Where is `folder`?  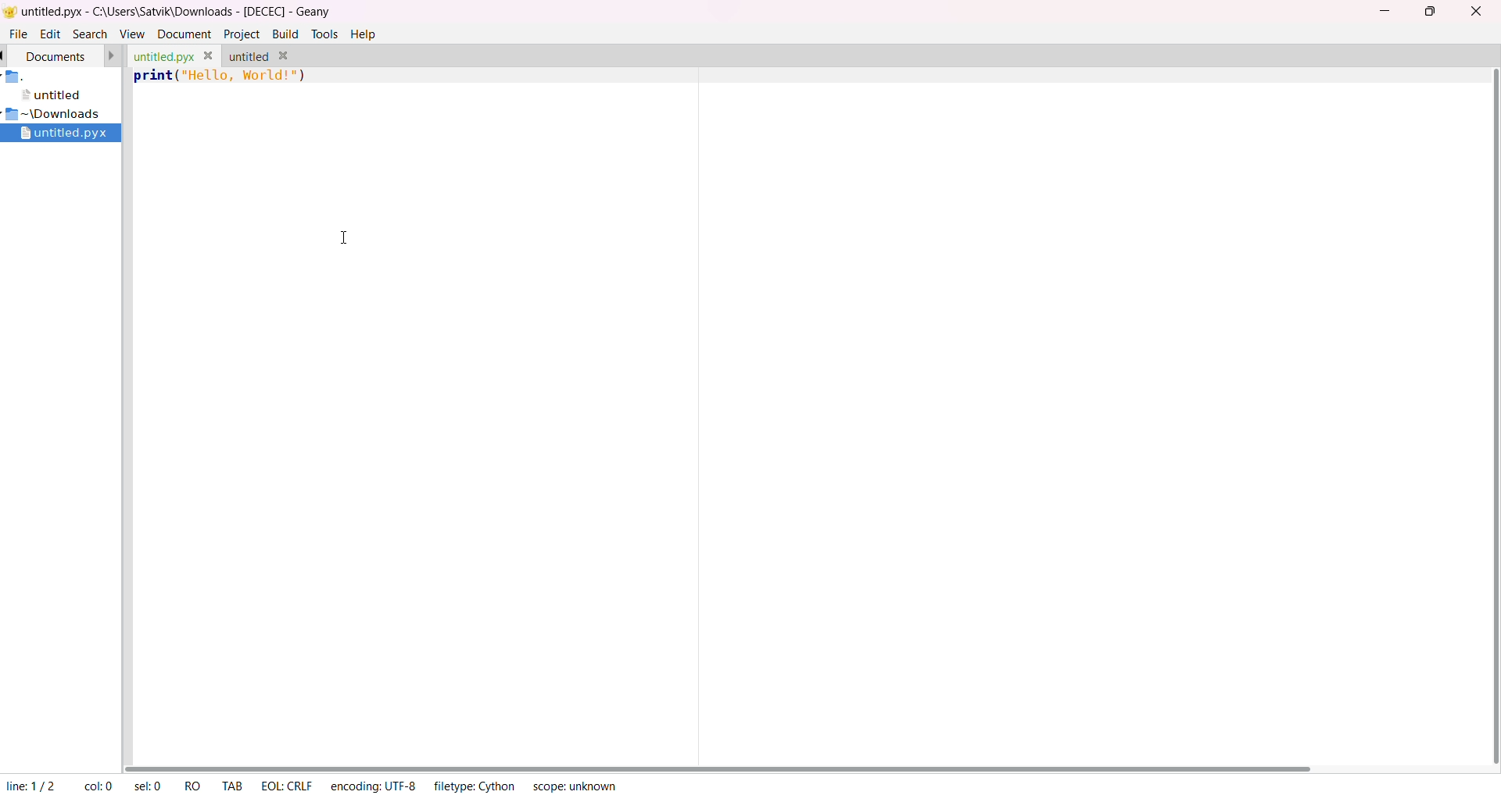
folder is located at coordinates (15, 77).